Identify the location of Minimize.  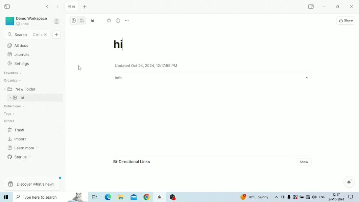
(324, 7).